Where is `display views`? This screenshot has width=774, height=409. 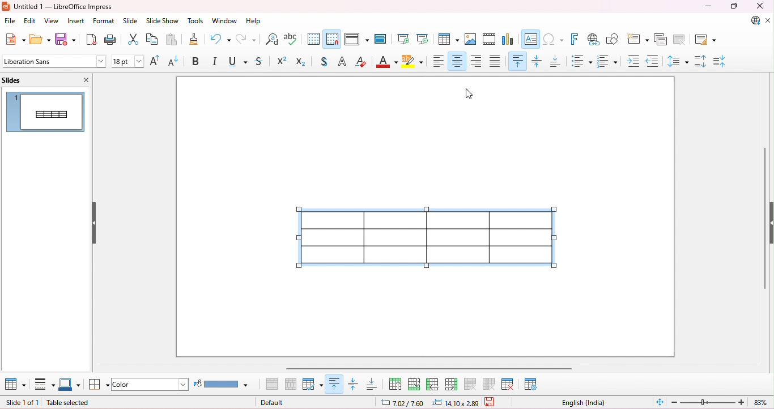
display views is located at coordinates (358, 38).